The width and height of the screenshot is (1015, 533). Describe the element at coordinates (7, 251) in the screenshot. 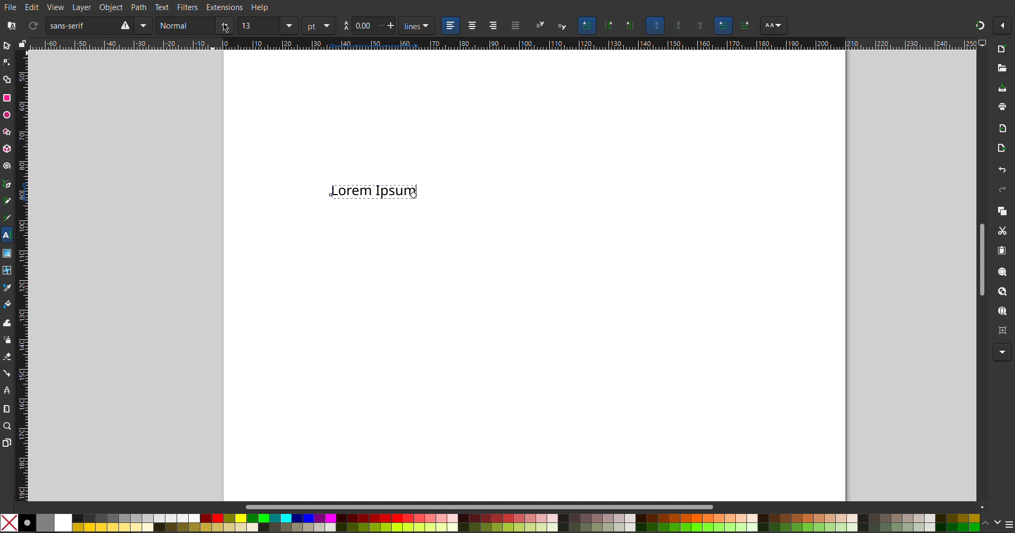

I see `Gradient Tool` at that location.